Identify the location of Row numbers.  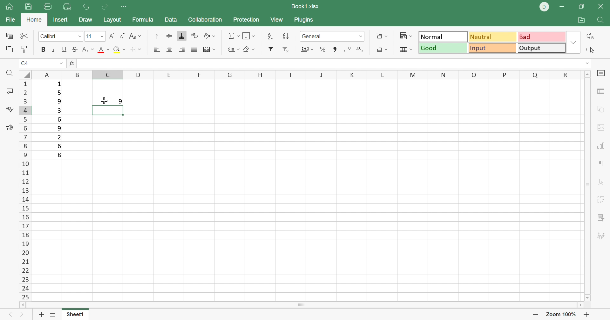
(26, 190).